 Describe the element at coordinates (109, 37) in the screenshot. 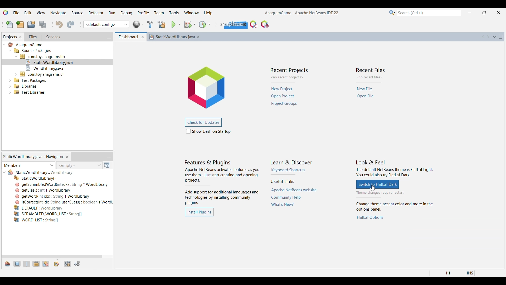

I see `Minimize window group` at that location.